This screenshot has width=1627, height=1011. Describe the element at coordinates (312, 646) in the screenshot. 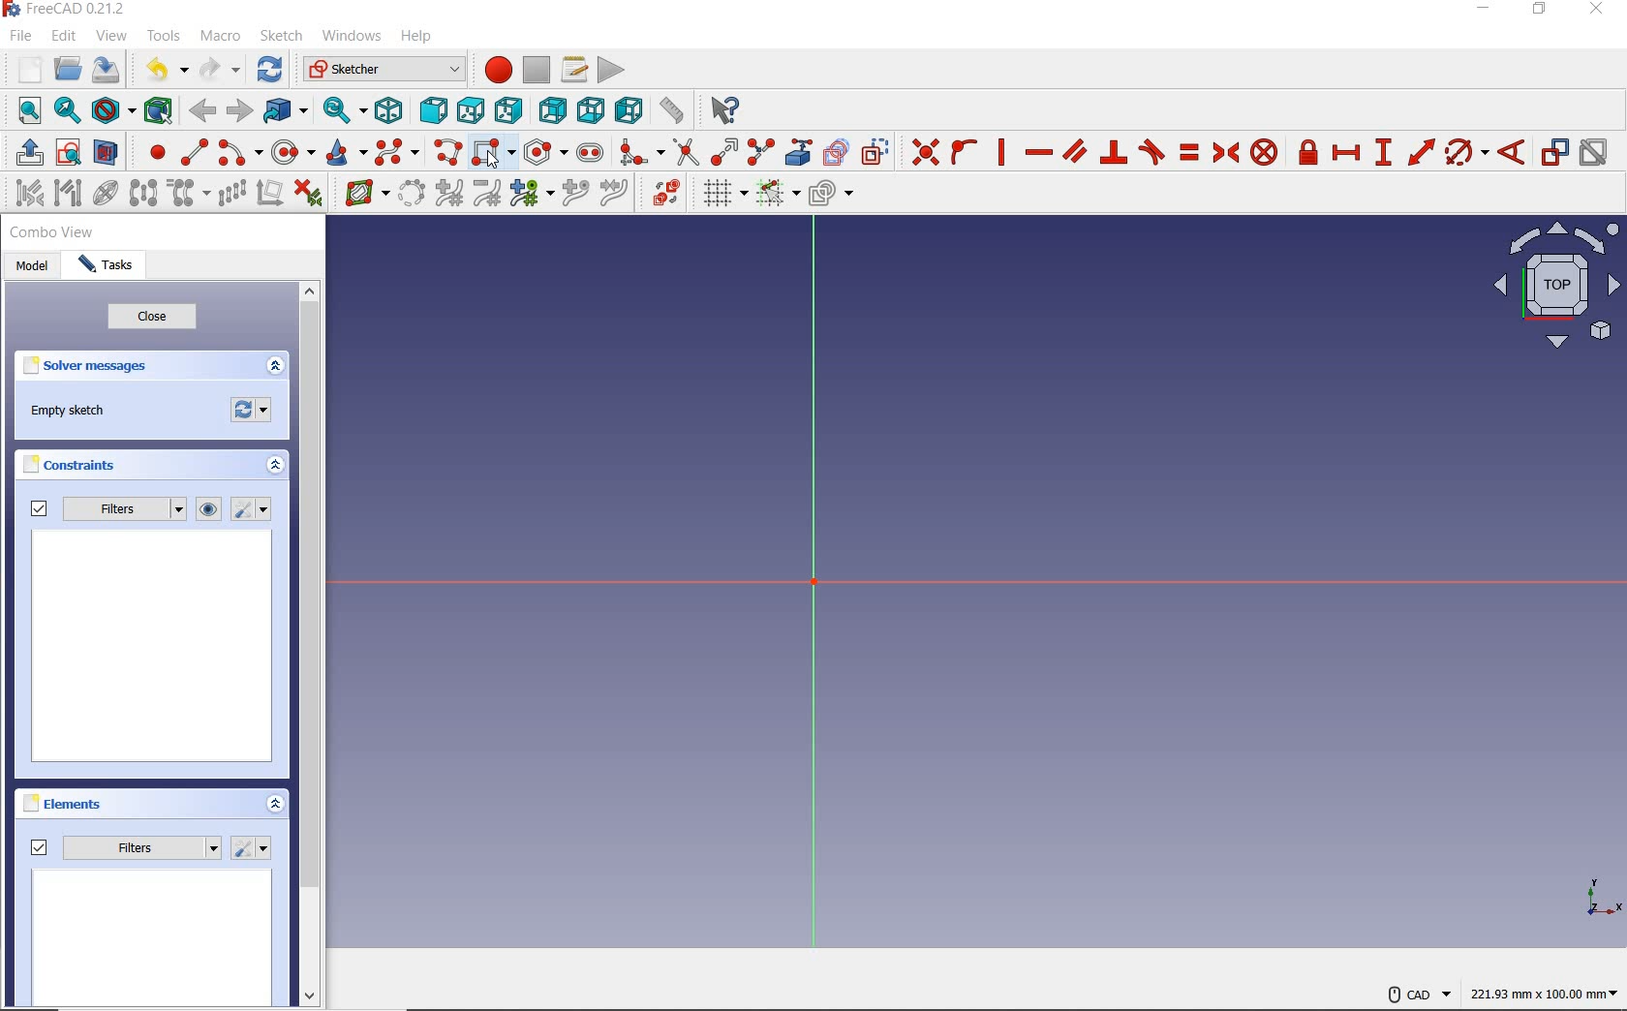

I see `scrollbar` at that location.